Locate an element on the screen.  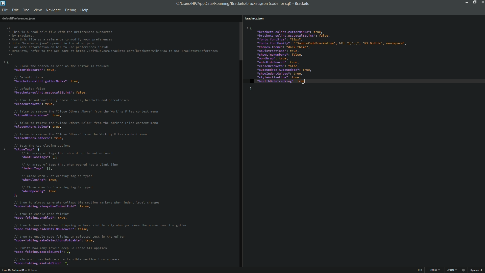
Find menu is located at coordinates (26, 10).